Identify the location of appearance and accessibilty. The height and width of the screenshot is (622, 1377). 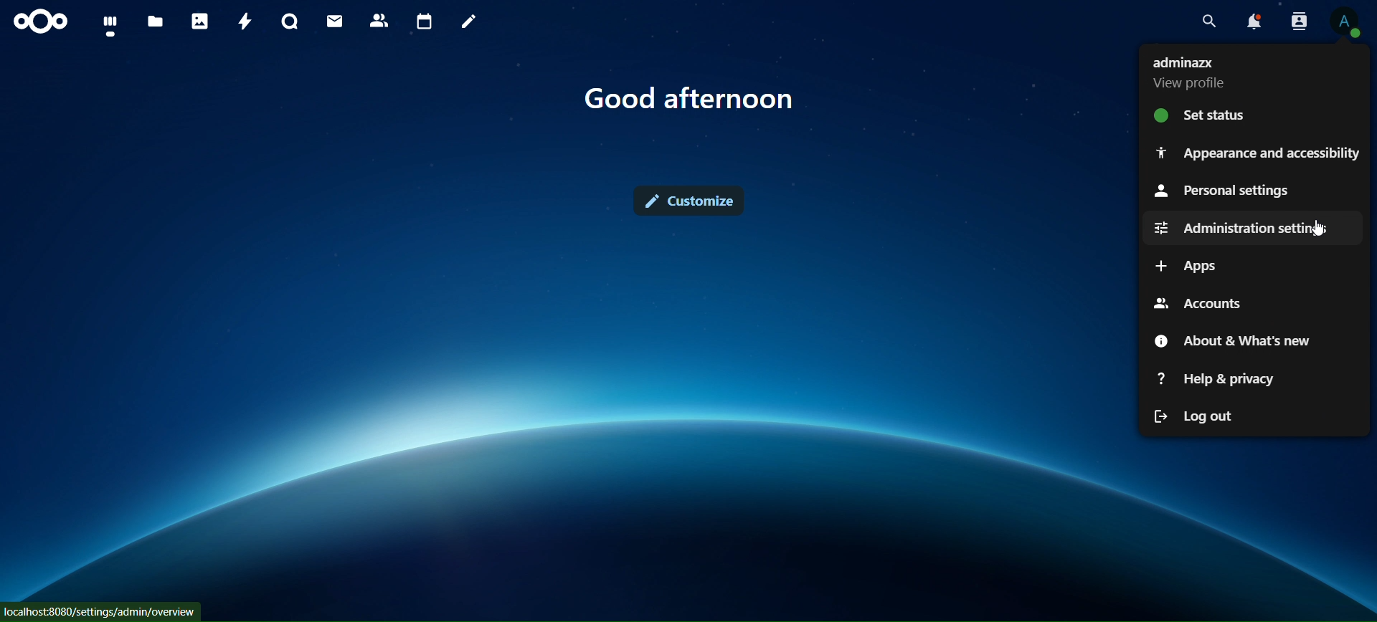
(1257, 153).